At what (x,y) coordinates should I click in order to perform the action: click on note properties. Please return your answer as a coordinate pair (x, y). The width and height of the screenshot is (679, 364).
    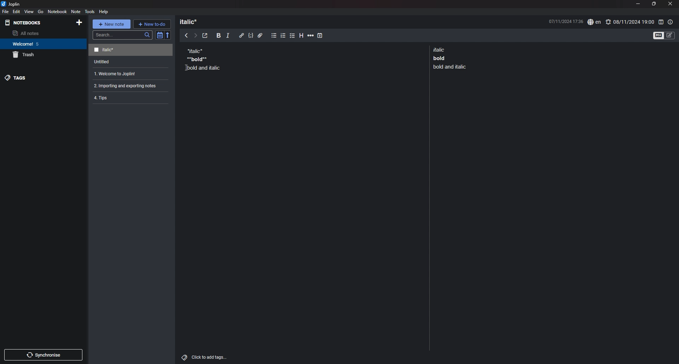
    Looking at the image, I should click on (671, 22).